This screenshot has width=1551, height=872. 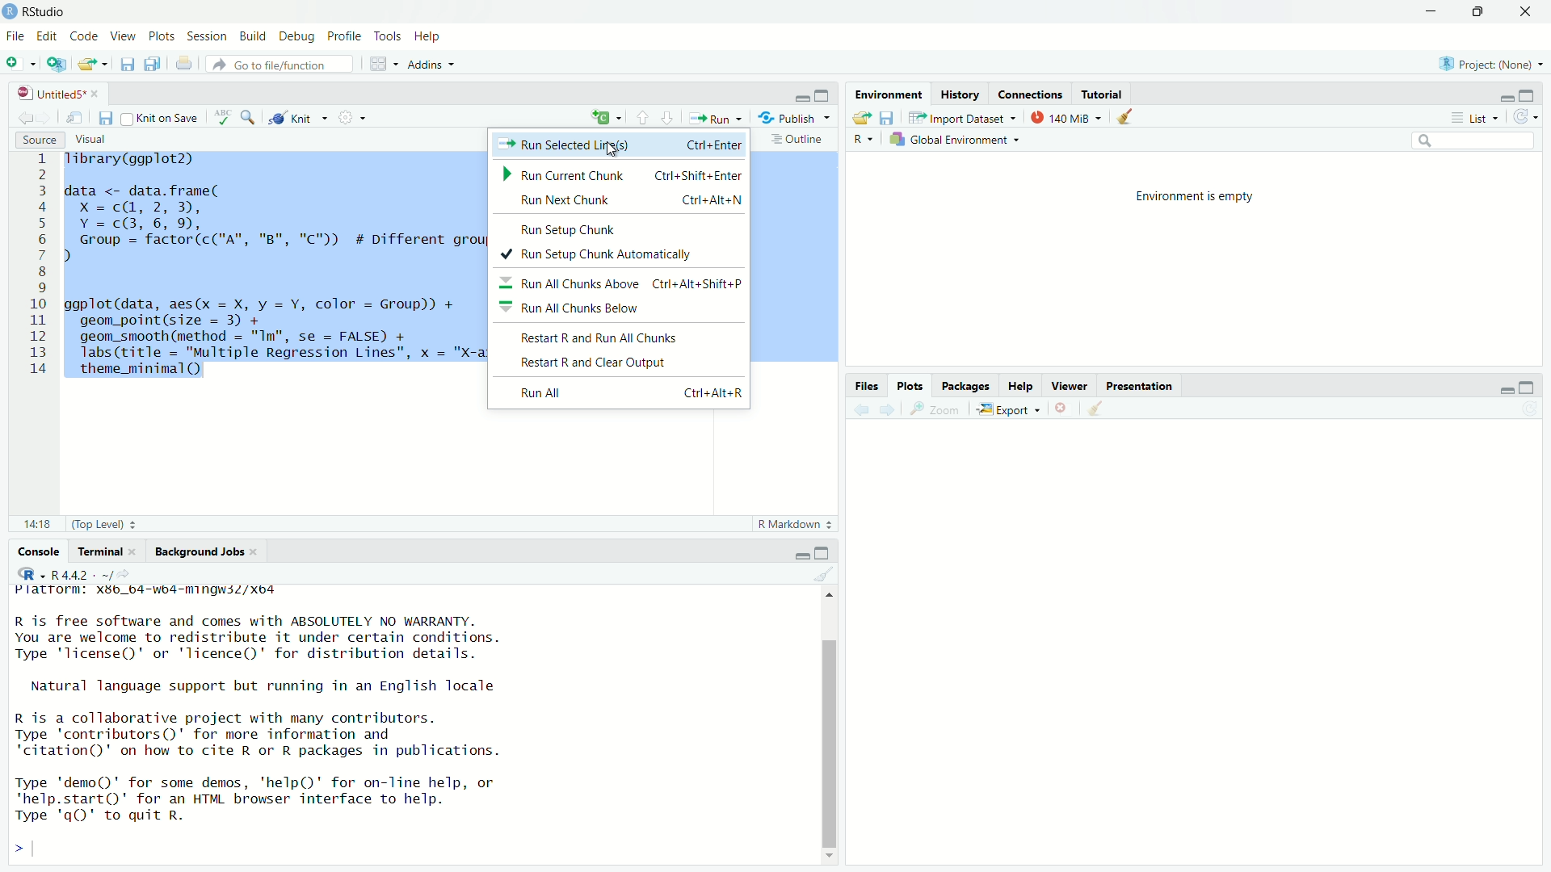 I want to click on Environment is empty, so click(x=1204, y=197).